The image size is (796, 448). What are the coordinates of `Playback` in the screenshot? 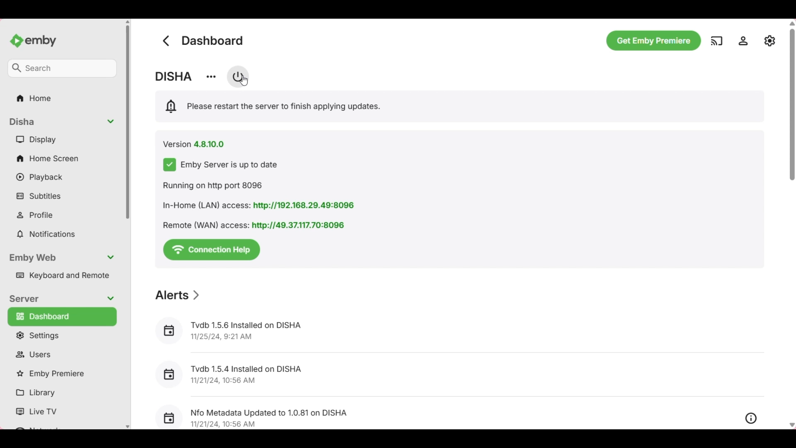 It's located at (62, 177).